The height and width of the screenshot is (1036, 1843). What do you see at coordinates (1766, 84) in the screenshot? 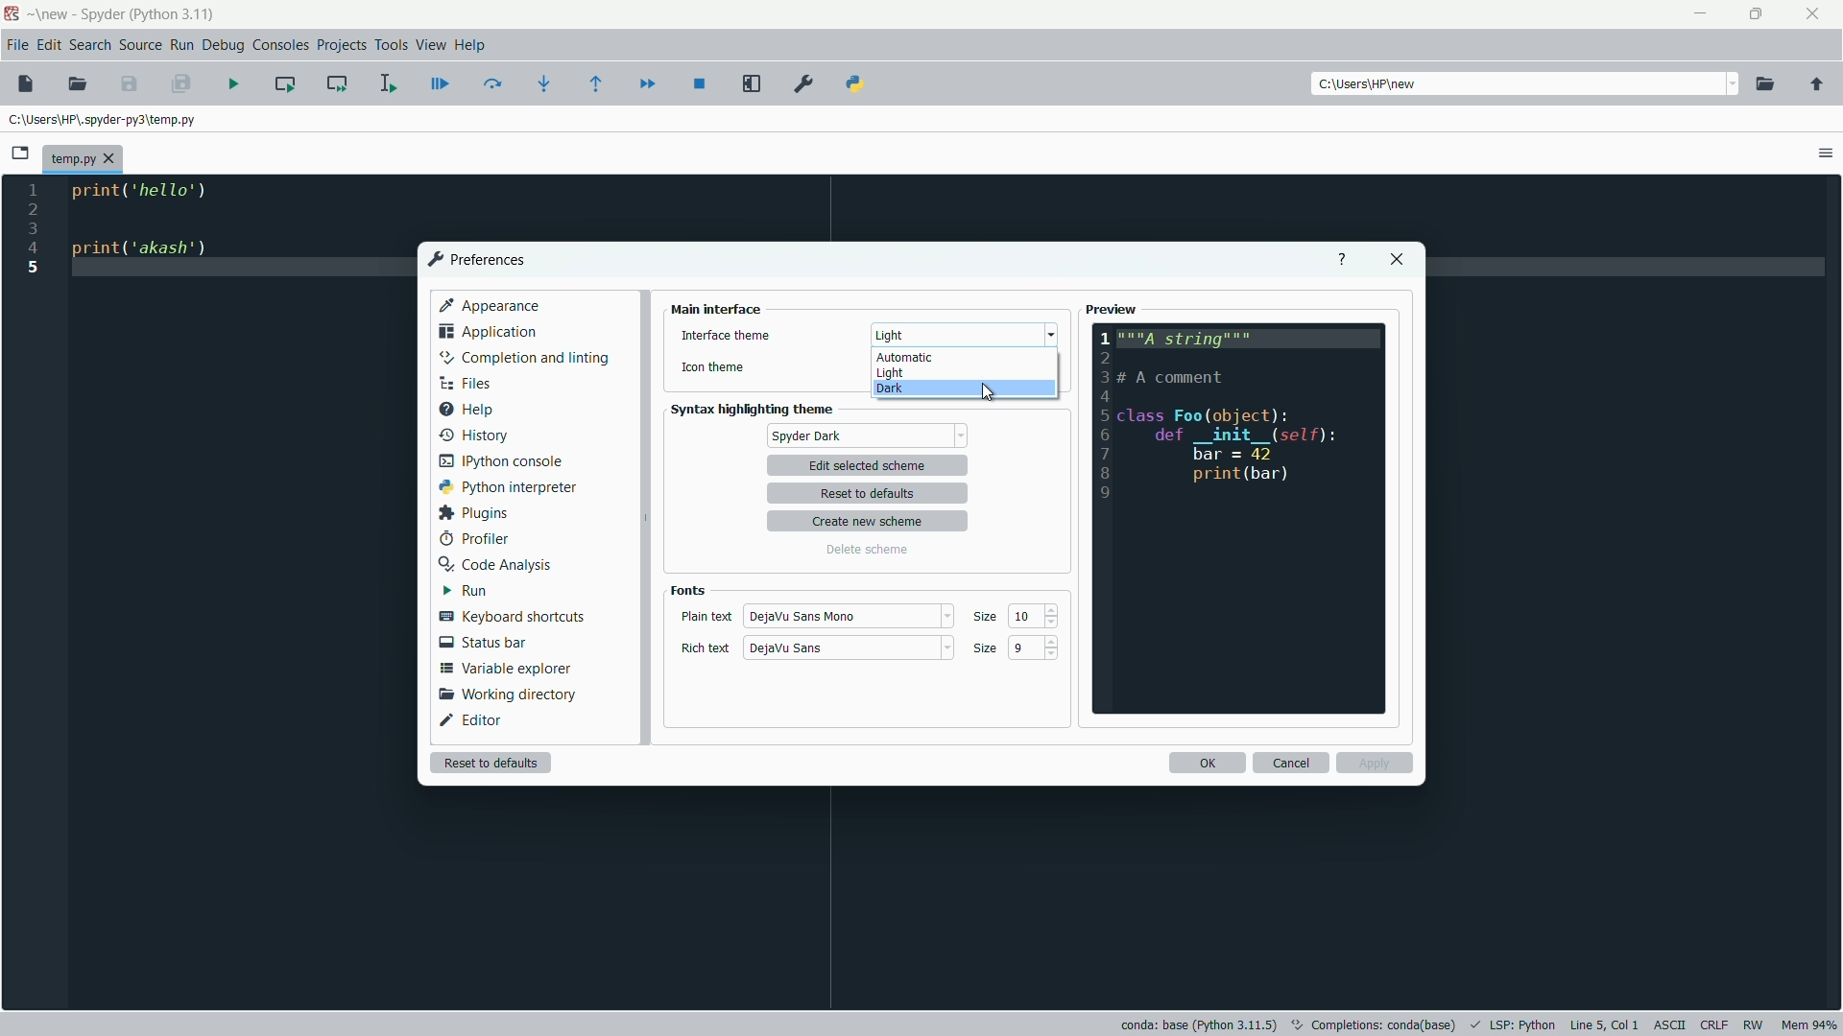
I see `browse directory` at bounding box center [1766, 84].